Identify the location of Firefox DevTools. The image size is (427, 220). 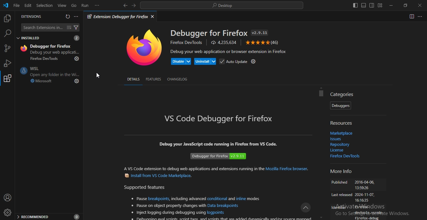
(43, 59).